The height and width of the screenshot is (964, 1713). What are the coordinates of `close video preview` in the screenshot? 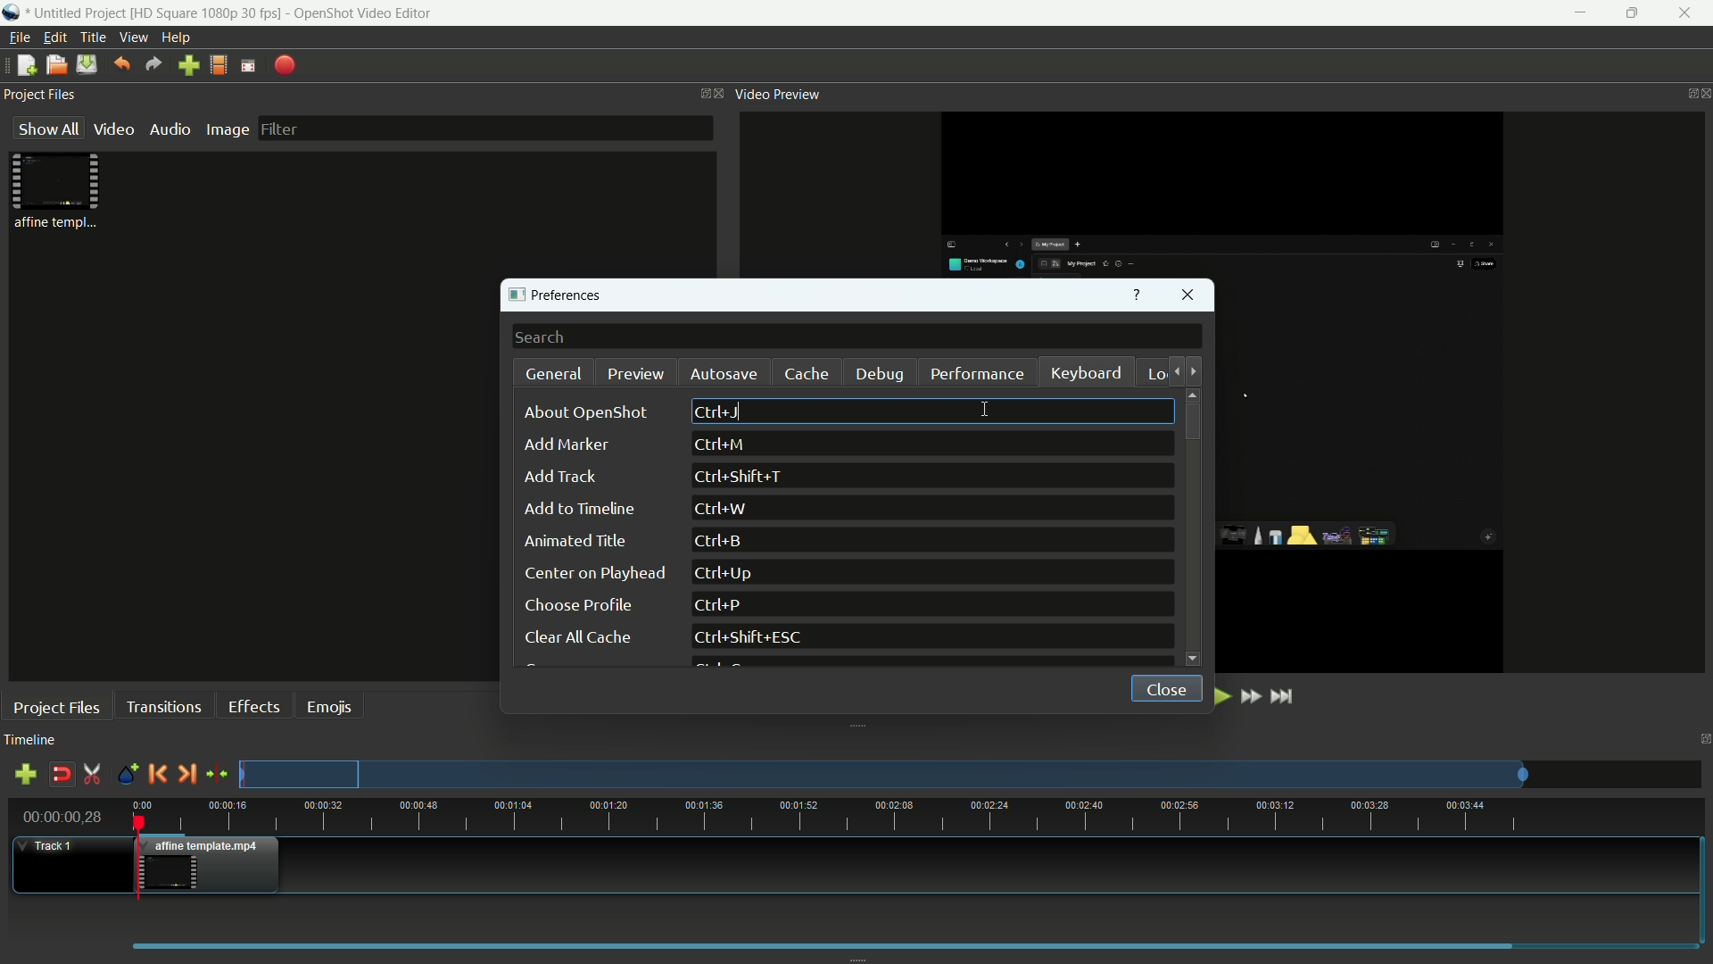 It's located at (1702, 94).